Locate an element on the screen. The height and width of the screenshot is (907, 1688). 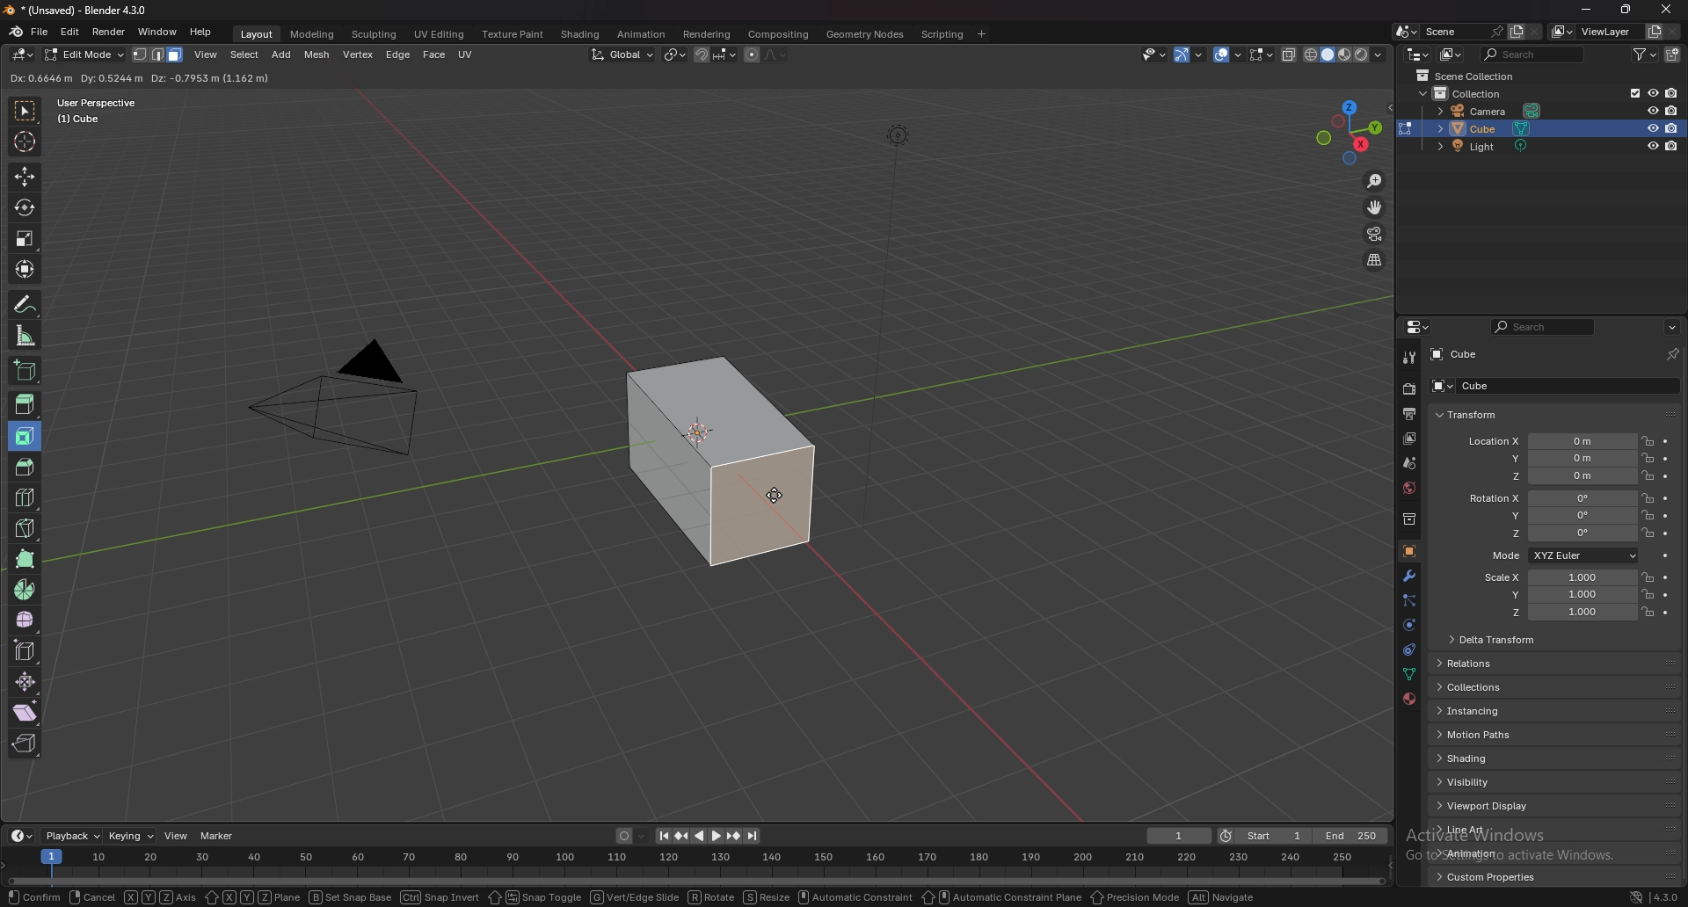
precision mode is located at coordinates (1135, 897).